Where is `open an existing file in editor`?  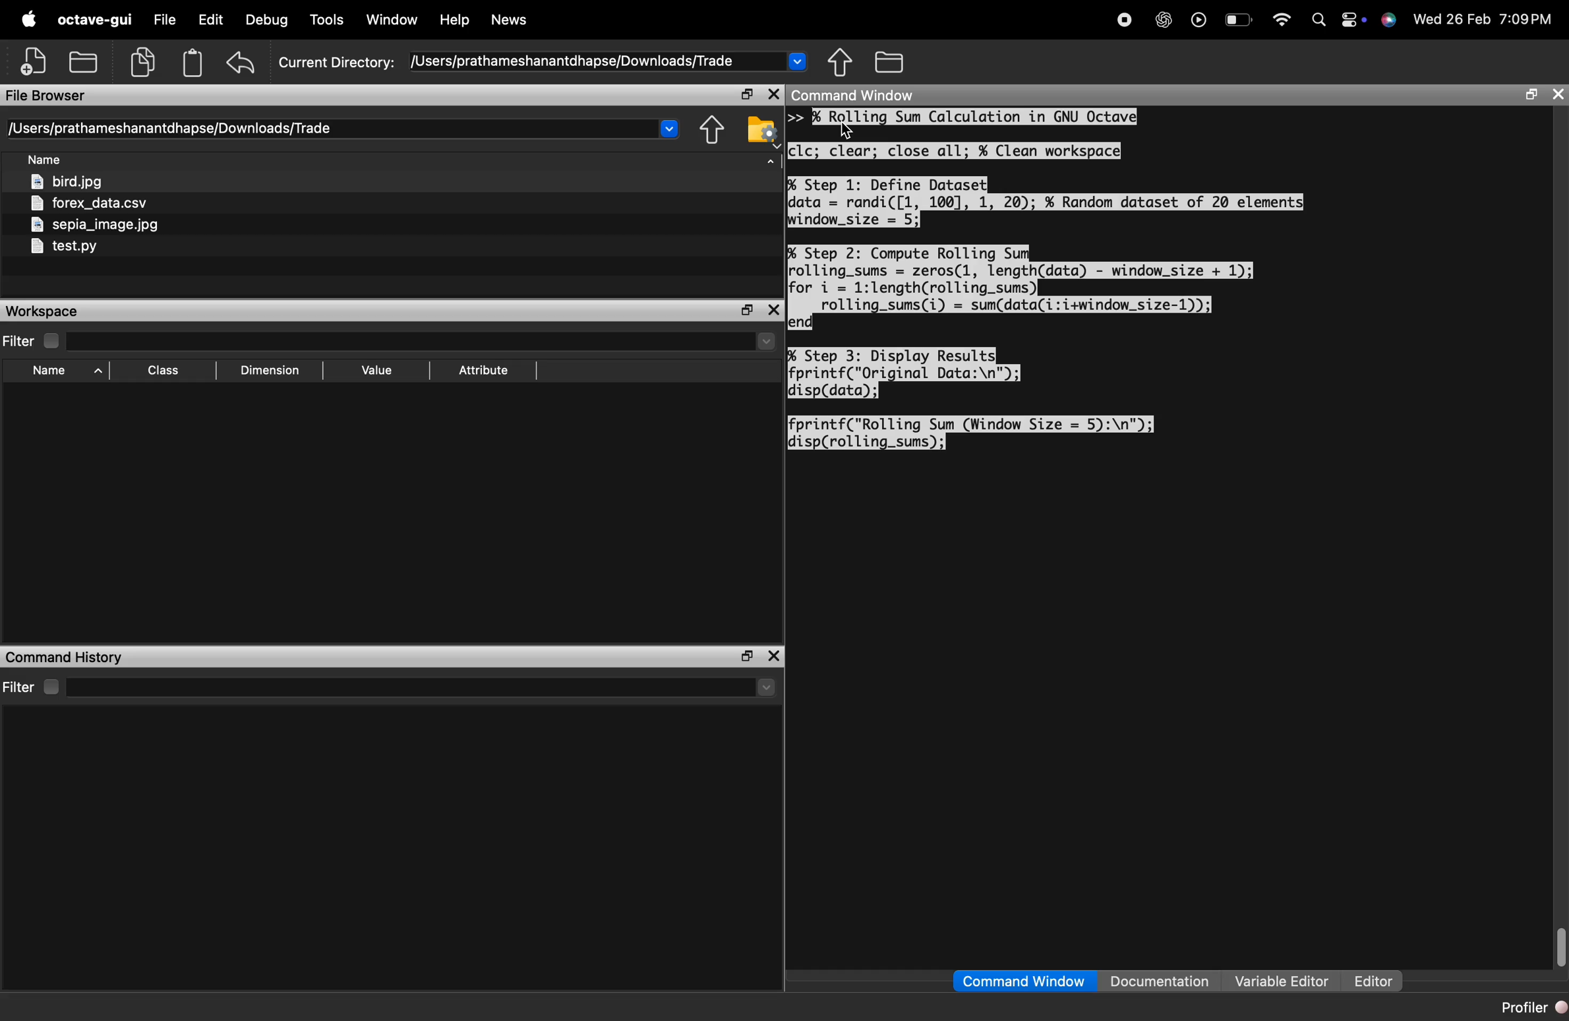 open an existing file in editor is located at coordinates (84, 62).